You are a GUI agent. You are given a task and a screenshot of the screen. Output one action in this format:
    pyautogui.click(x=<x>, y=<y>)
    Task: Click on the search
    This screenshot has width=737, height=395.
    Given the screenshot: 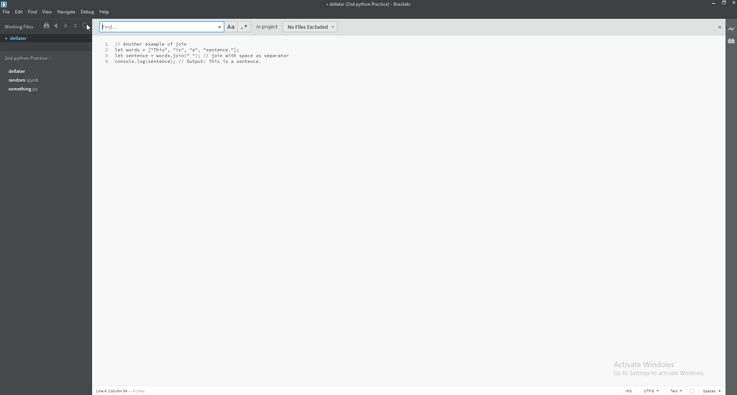 What is the action you would take?
    pyautogui.click(x=88, y=26)
    